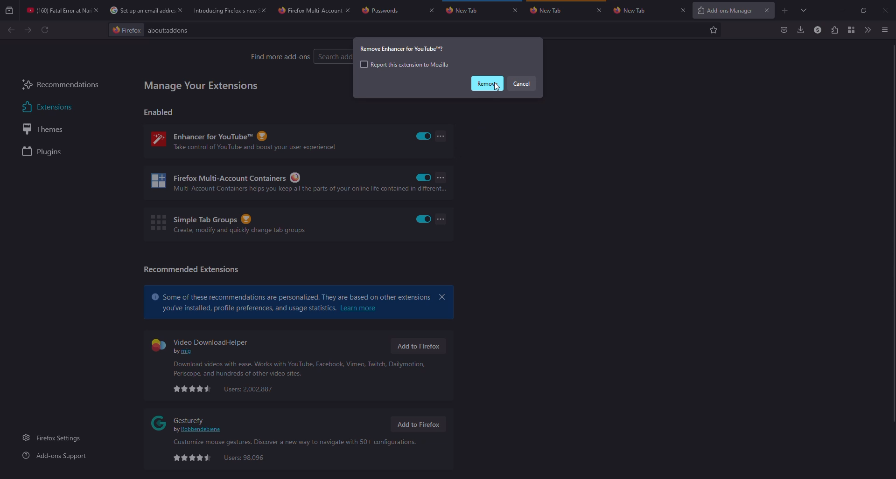 The width and height of the screenshot is (896, 479). What do you see at coordinates (224, 10) in the screenshot?
I see `tab` at bounding box center [224, 10].